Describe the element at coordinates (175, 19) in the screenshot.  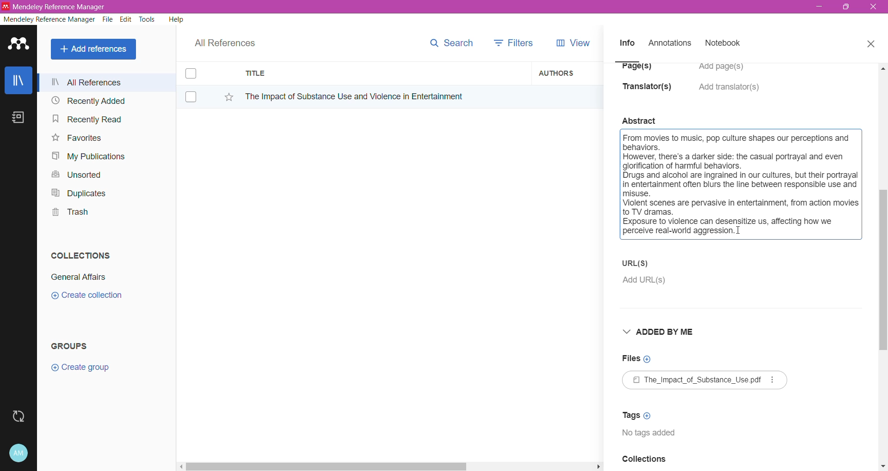
I see `Help` at that location.